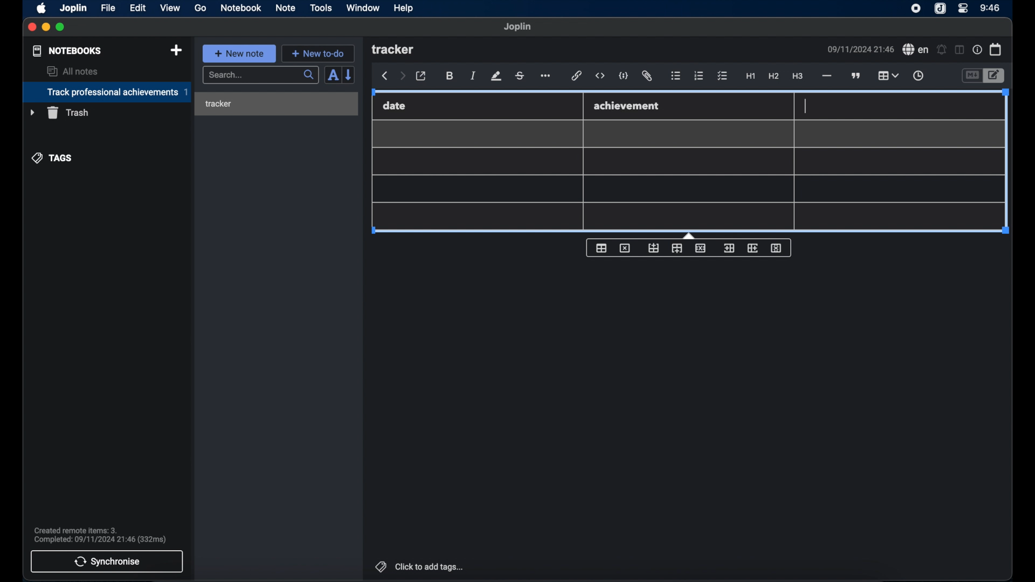 This screenshot has width=1035, height=582. I want to click on text cursor, so click(805, 106).